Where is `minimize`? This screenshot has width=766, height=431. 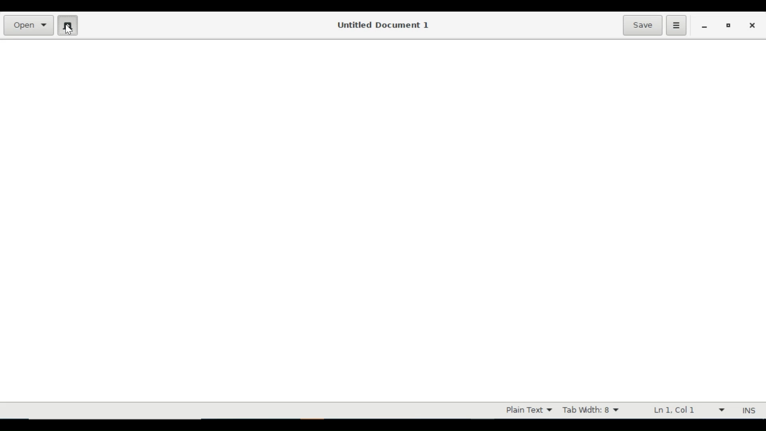 minimize is located at coordinates (705, 26).